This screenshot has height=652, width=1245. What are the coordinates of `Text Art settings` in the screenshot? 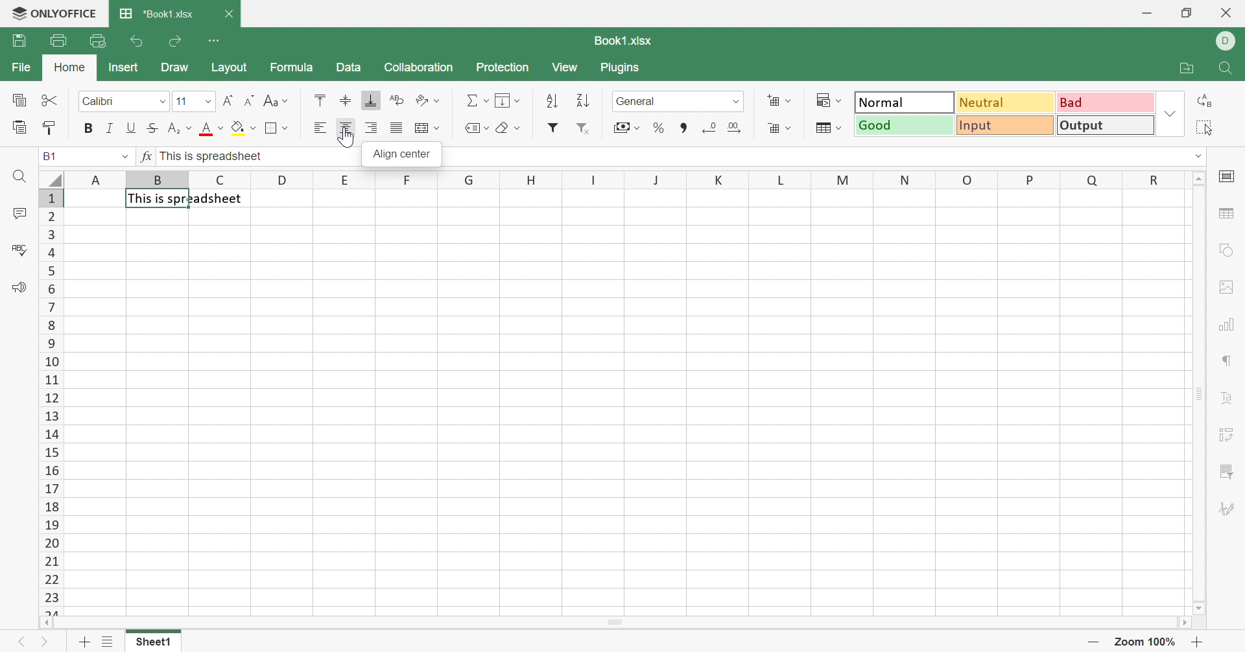 It's located at (1226, 397).